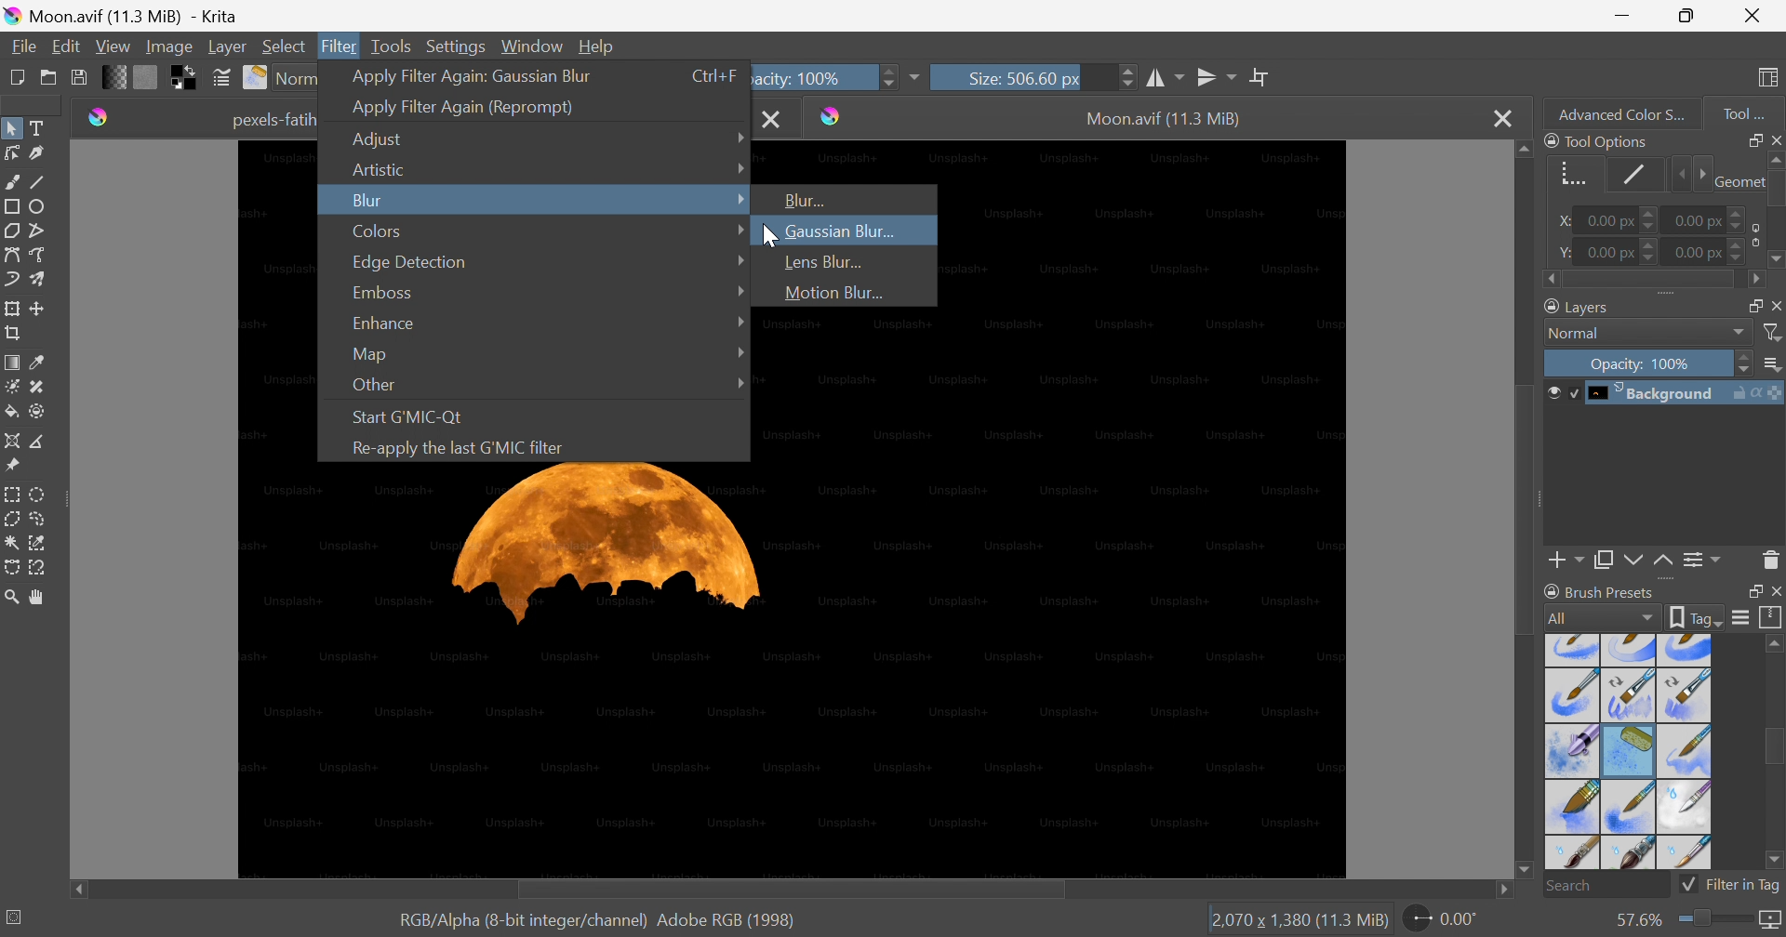  What do you see at coordinates (1730, 888) in the screenshot?
I see `Filter in Tag` at bounding box center [1730, 888].